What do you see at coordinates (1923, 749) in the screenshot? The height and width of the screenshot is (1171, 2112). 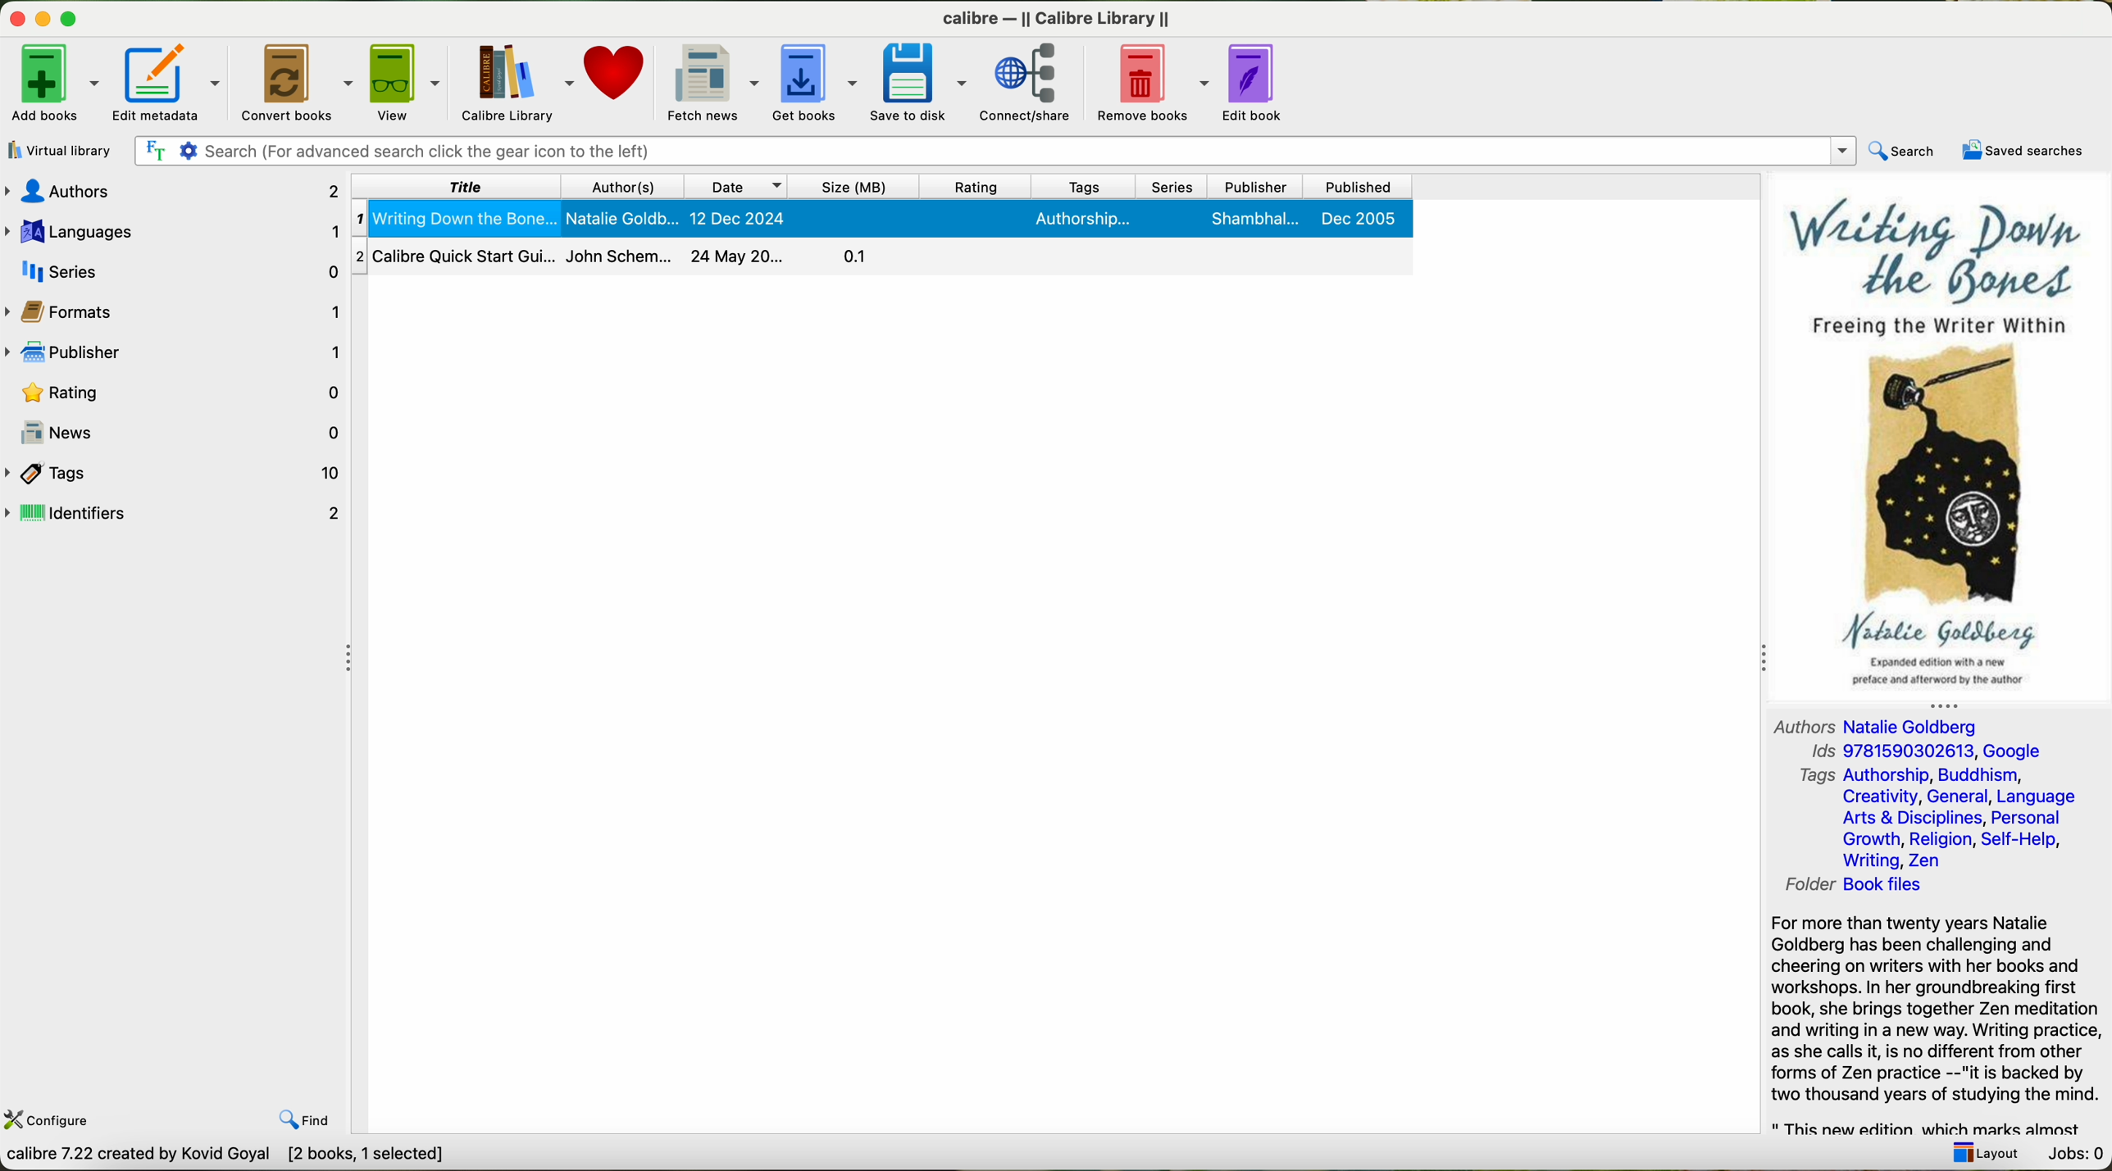 I see `ids` at bounding box center [1923, 749].